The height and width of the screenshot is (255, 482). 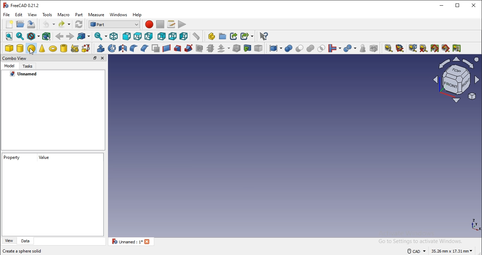 What do you see at coordinates (24, 74) in the screenshot?
I see `unnamed` at bounding box center [24, 74].